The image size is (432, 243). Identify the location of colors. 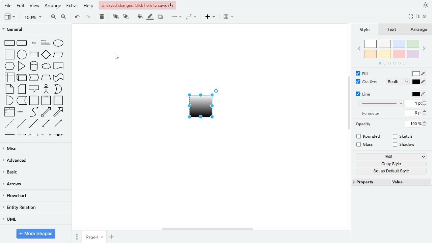
(391, 51).